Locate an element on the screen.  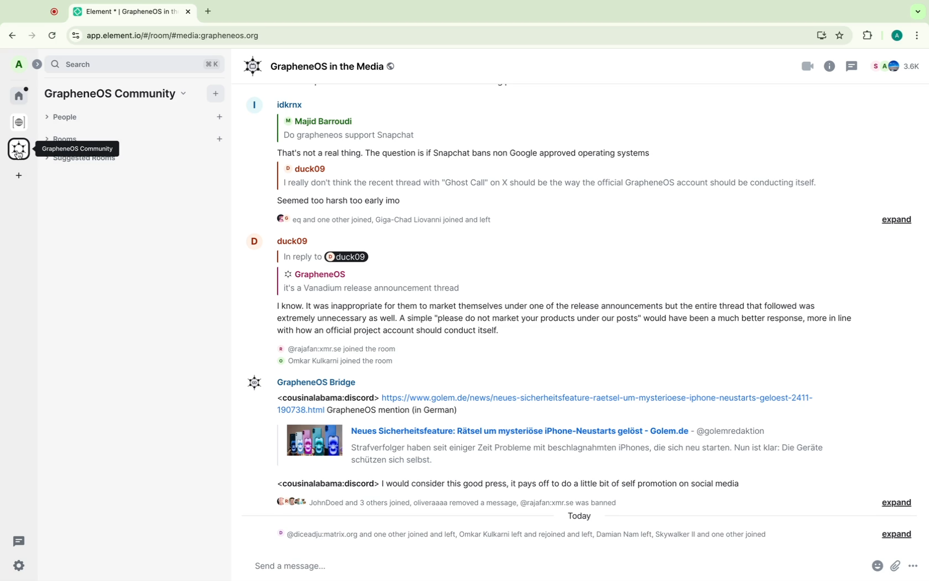
add tab is located at coordinates (208, 12).